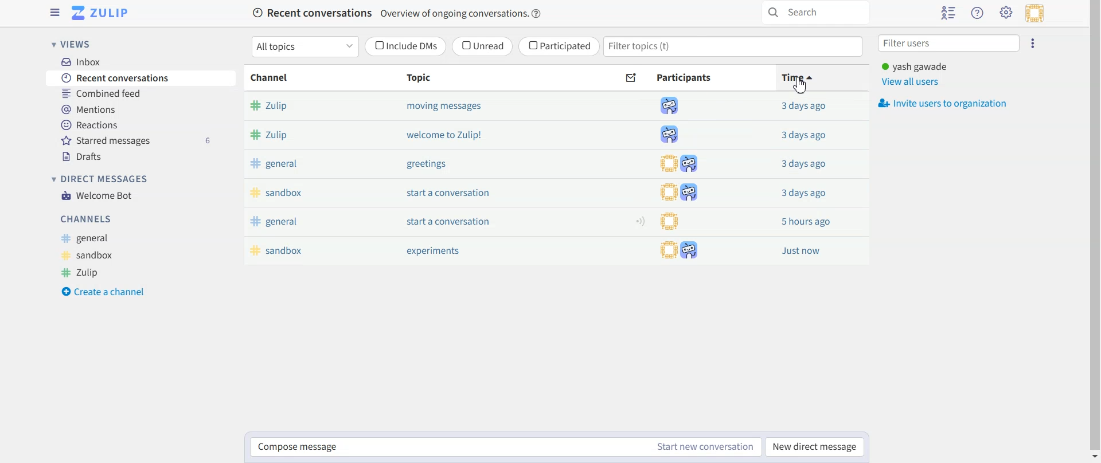 The width and height of the screenshot is (1101, 463). What do you see at coordinates (537, 14) in the screenshot?
I see `help` at bounding box center [537, 14].